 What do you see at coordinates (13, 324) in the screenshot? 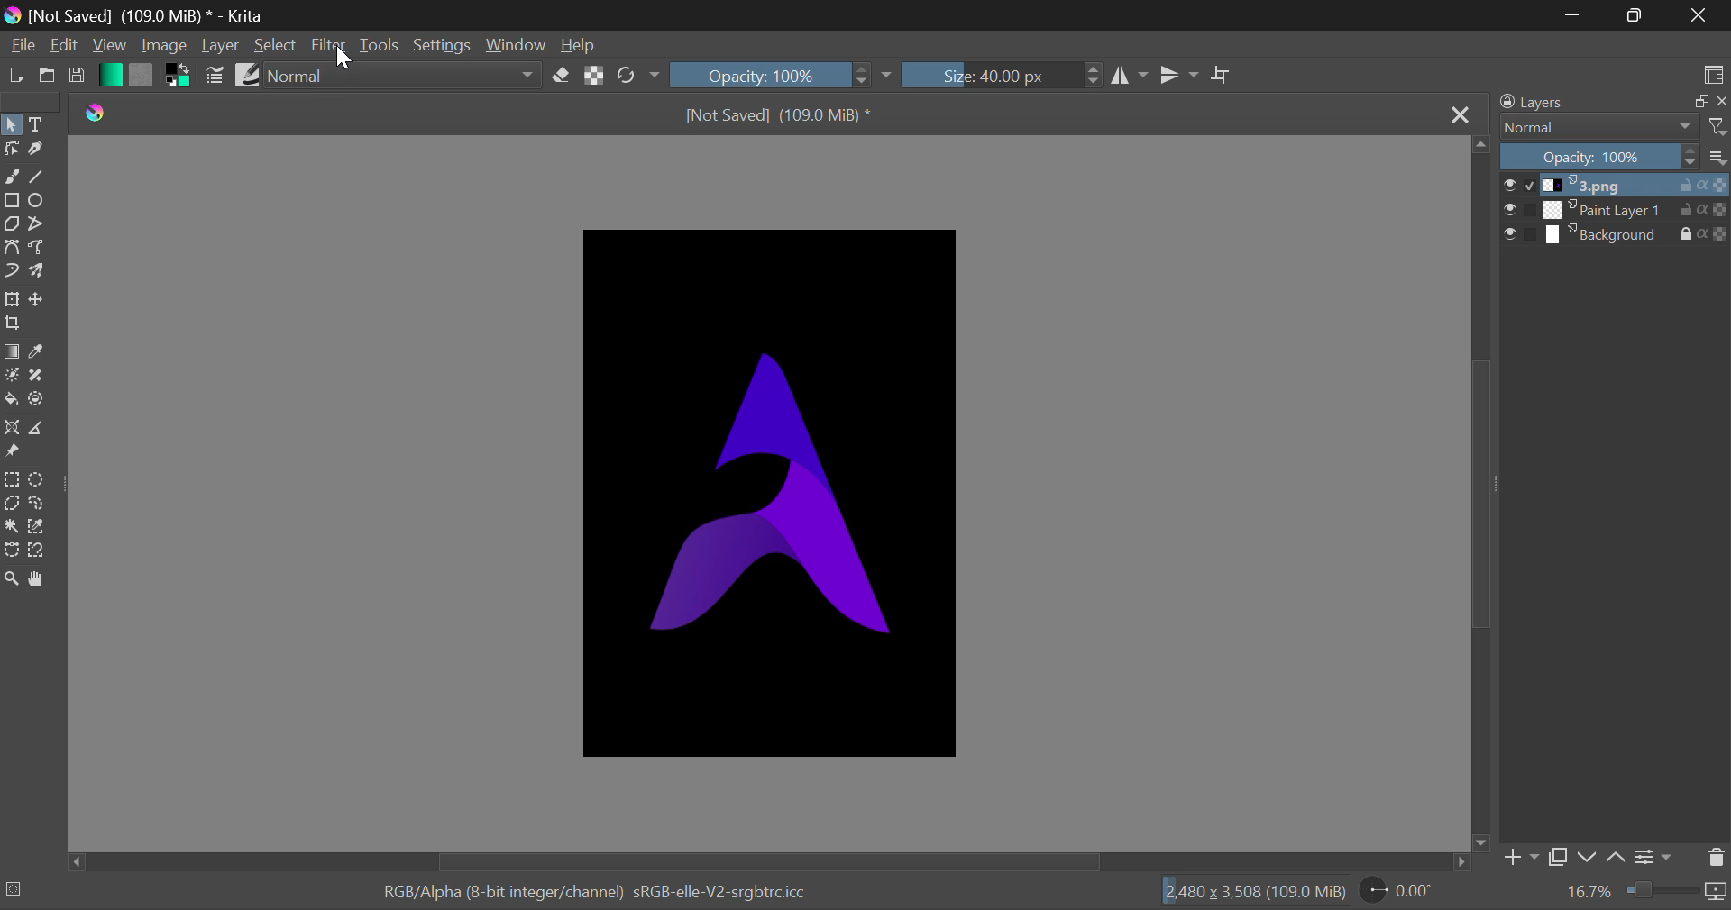
I see `Crop` at bounding box center [13, 324].